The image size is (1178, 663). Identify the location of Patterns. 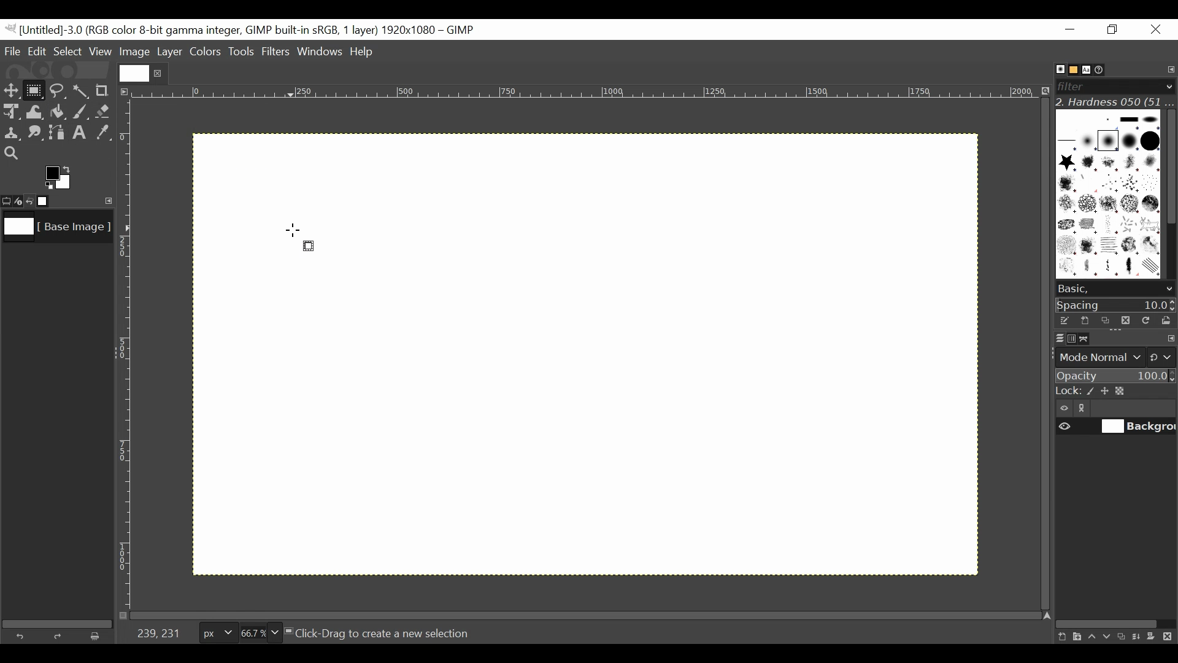
(1106, 196).